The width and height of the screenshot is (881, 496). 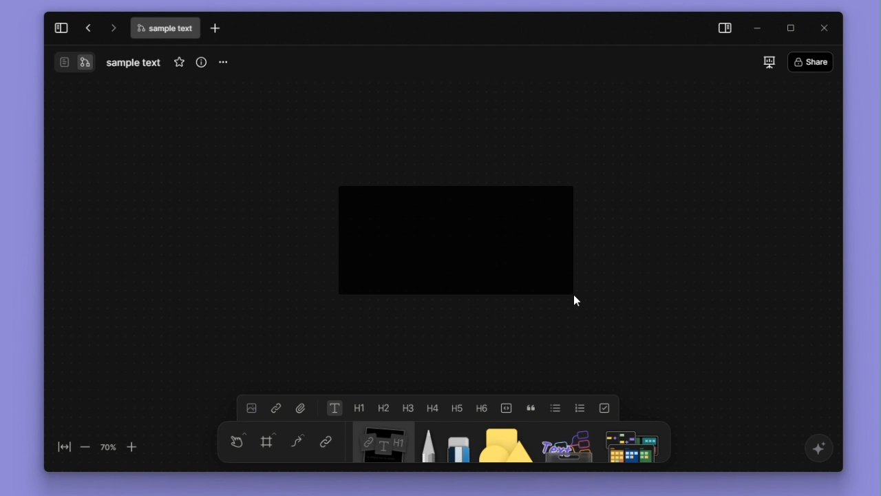 What do you see at coordinates (176, 62) in the screenshot?
I see `favourites` at bounding box center [176, 62].